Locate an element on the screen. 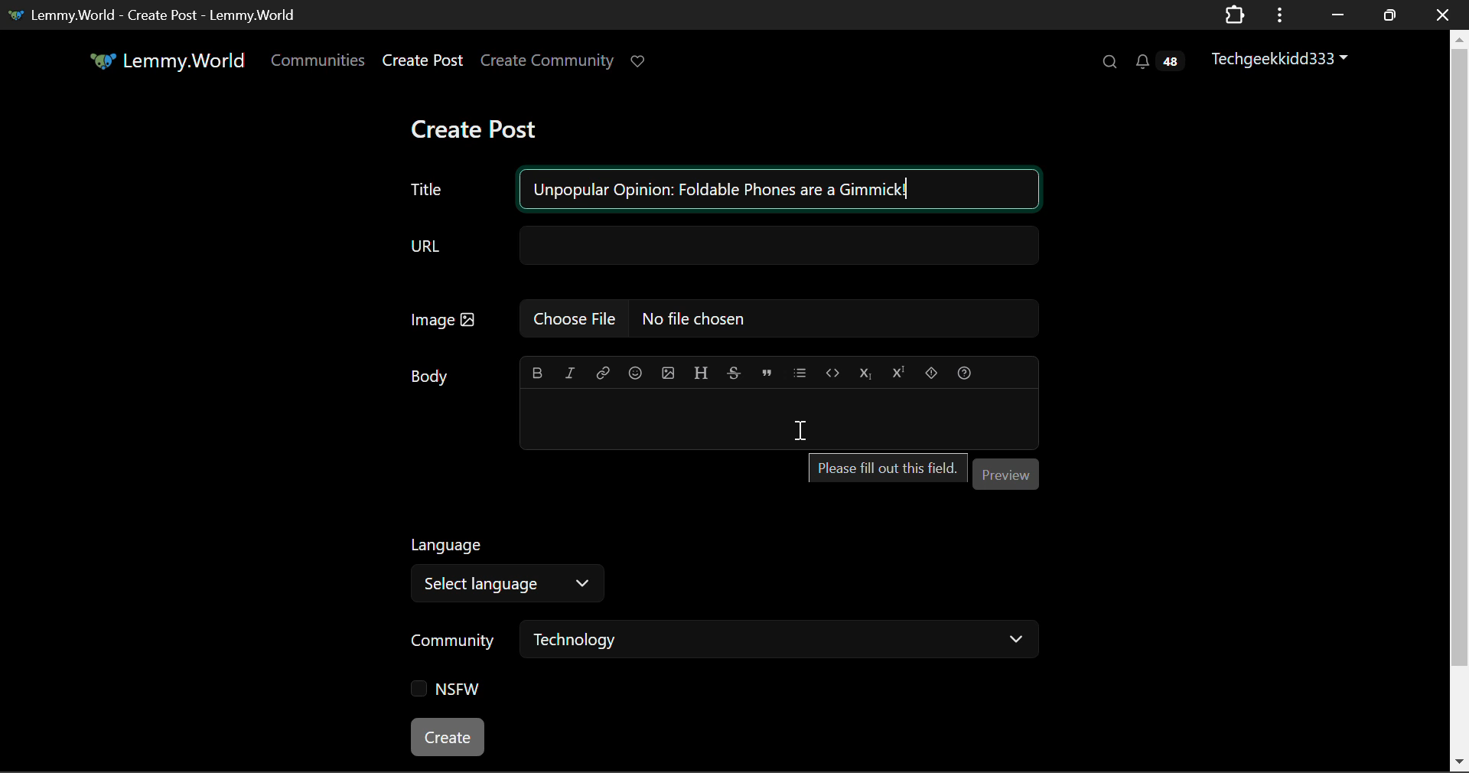 The image size is (1469, 773). NSFW Checkbox is located at coordinates (451, 693).